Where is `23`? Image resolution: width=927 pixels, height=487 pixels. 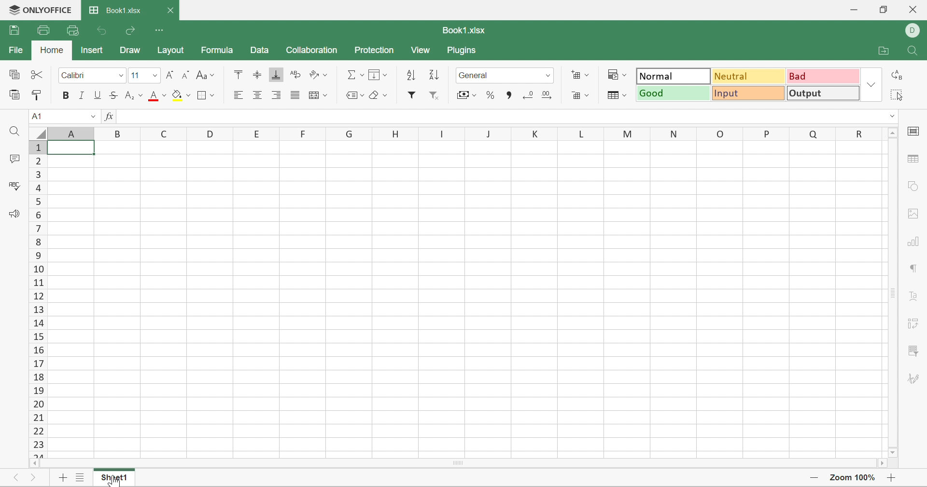 23 is located at coordinates (42, 446).